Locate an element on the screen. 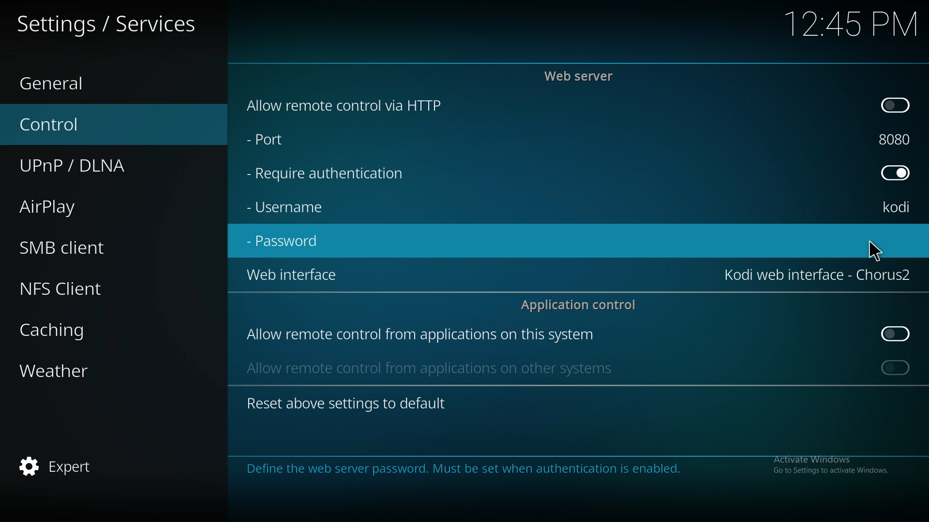 Image resolution: width=929 pixels, height=522 pixels. expert is located at coordinates (81, 467).